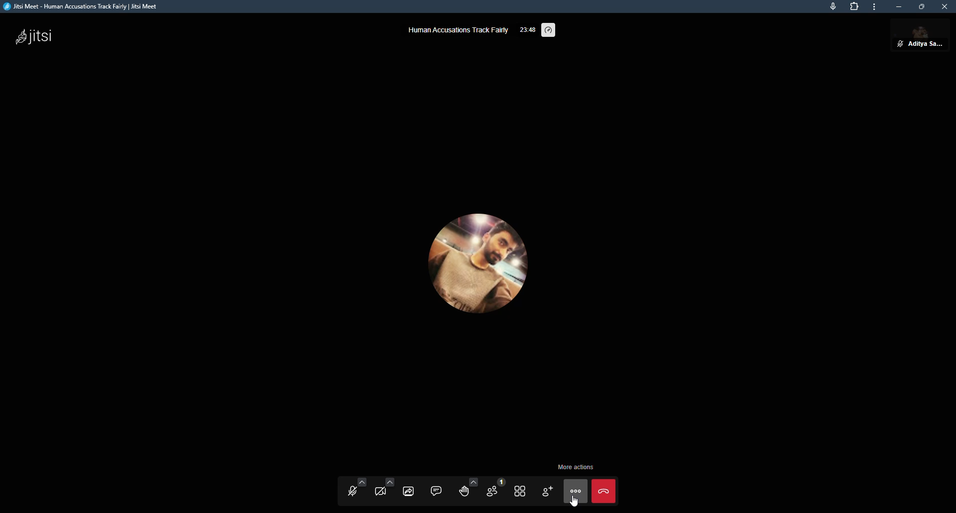  What do you see at coordinates (436, 490) in the screenshot?
I see `chat` at bounding box center [436, 490].